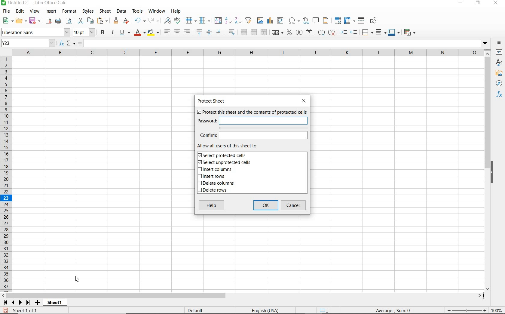 The width and height of the screenshot is (505, 314). What do you see at coordinates (309, 32) in the screenshot?
I see `FORMAT AS DATE` at bounding box center [309, 32].